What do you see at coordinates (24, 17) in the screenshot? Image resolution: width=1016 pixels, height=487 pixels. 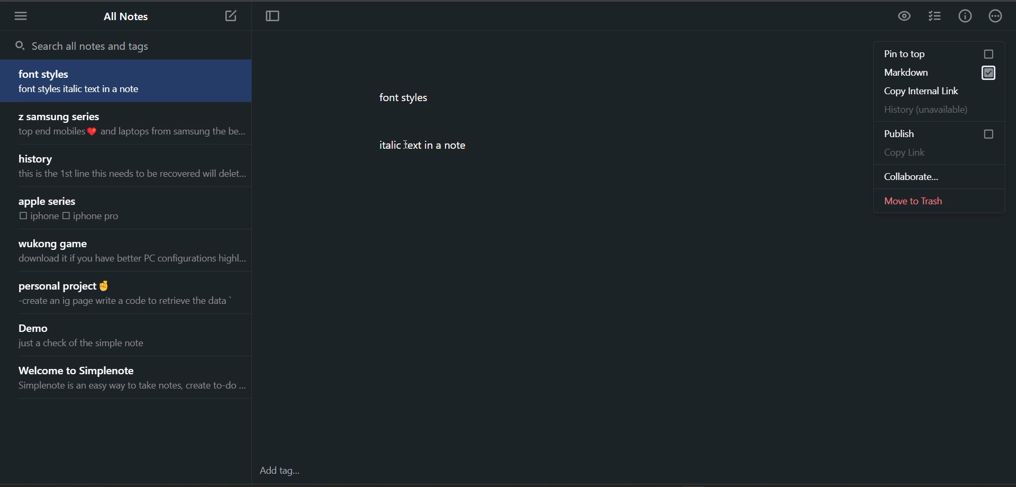 I see `menu` at bounding box center [24, 17].